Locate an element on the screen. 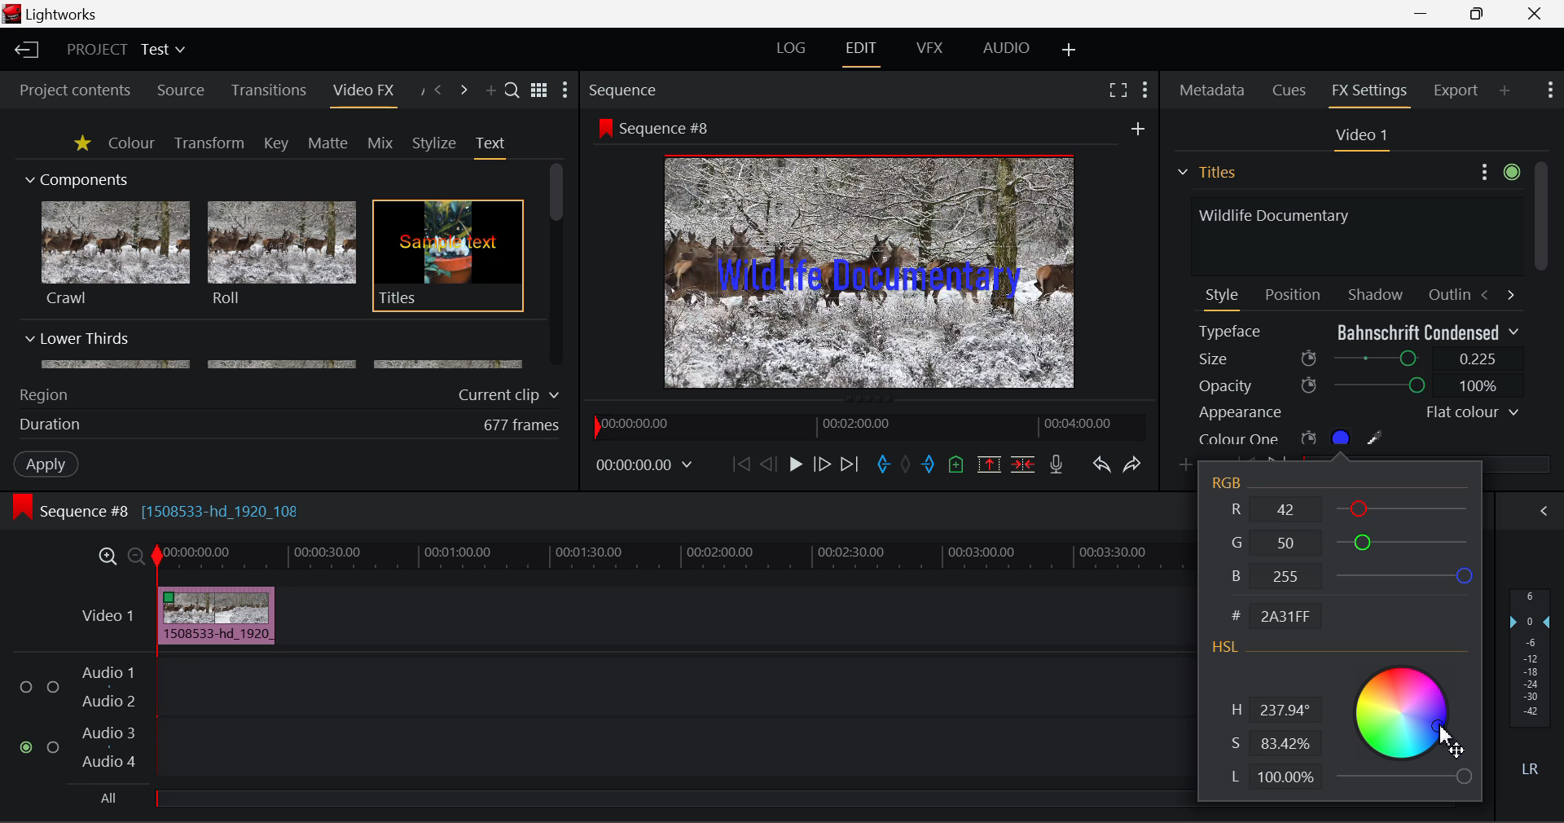 Image resolution: width=1564 pixels, height=823 pixels. Audio 1 is located at coordinates (106, 675).